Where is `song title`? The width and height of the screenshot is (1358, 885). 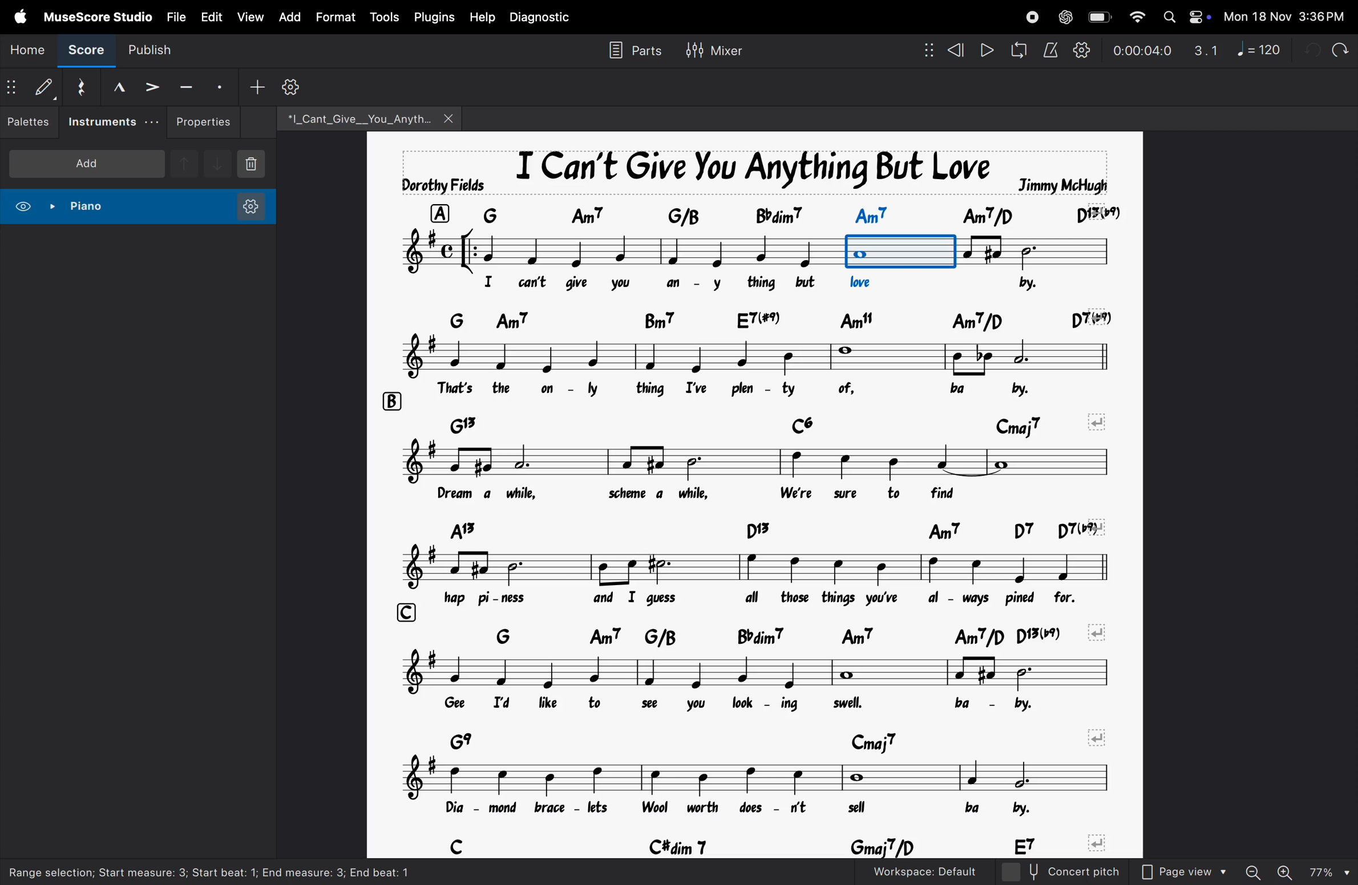
song title is located at coordinates (746, 172).